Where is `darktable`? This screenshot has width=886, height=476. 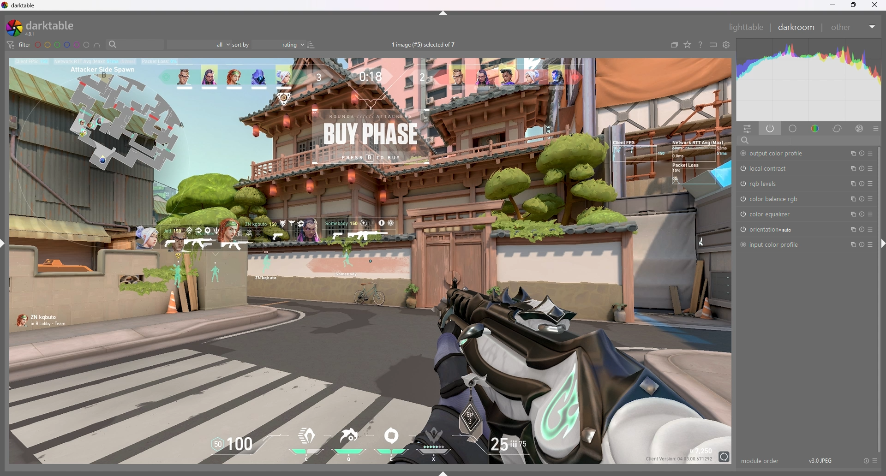
darktable is located at coordinates (20, 6).